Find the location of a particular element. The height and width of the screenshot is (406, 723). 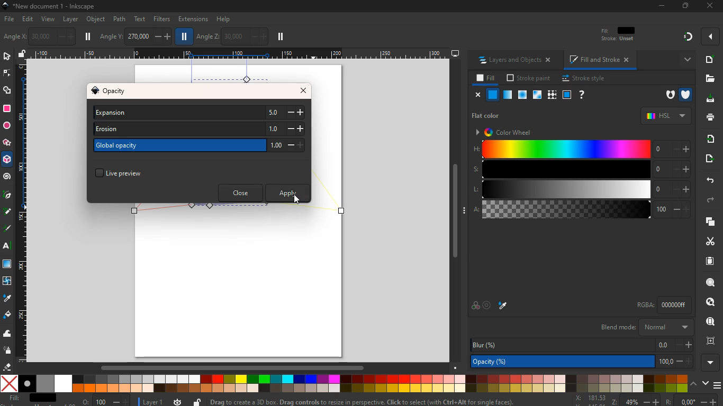

pic is located at coordinates (7, 196).